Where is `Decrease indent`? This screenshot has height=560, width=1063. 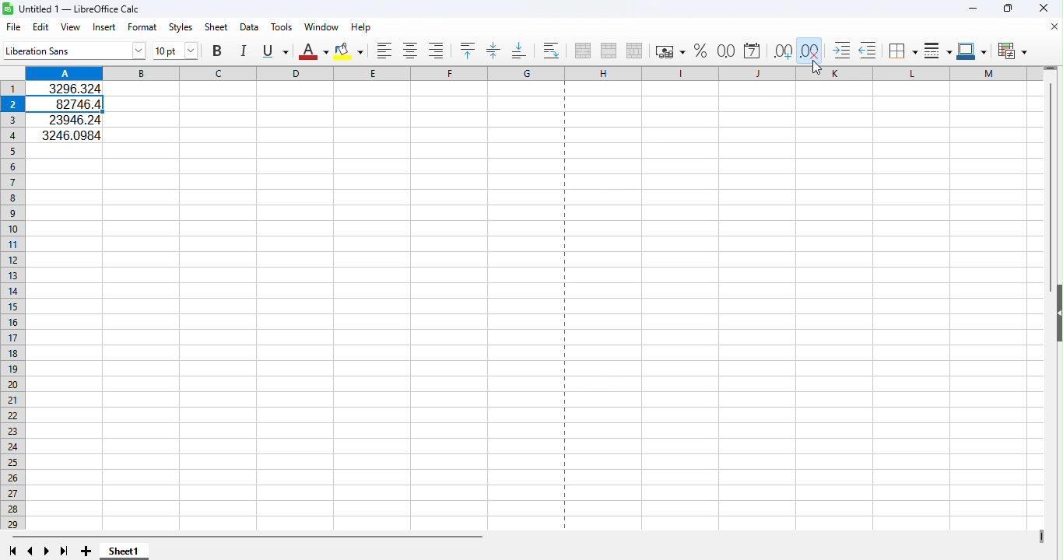
Decrease indent is located at coordinates (867, 50).